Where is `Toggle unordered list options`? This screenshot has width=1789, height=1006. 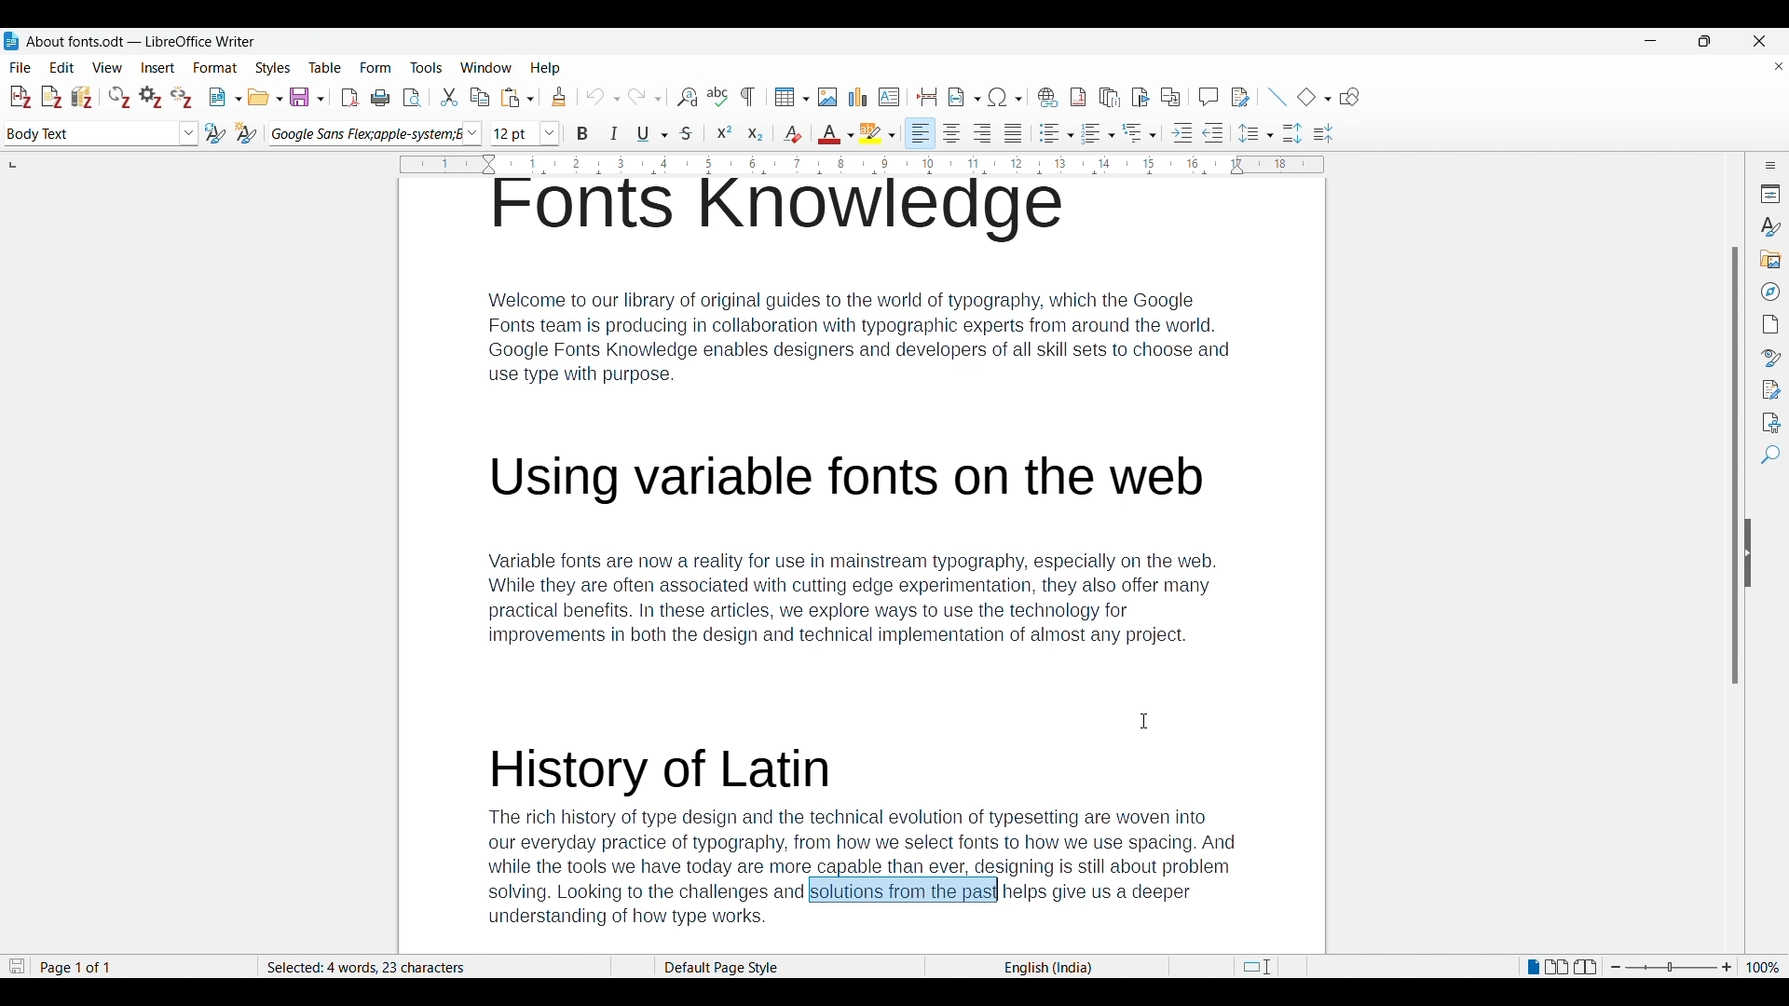 Toggle unordered list options is located at coordinates (1056, 133).